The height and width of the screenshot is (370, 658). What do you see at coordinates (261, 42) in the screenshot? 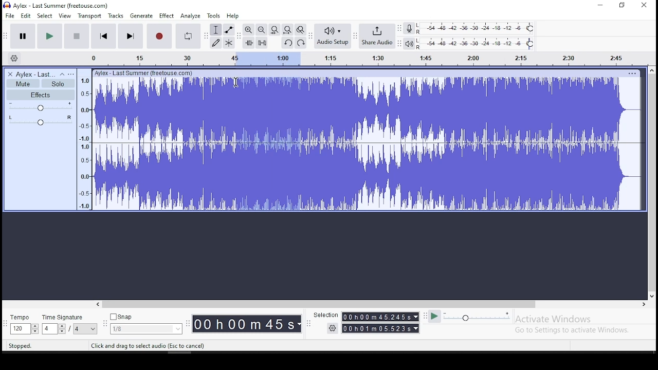
I see `silence audio signal` at bounding box center [261, 42].